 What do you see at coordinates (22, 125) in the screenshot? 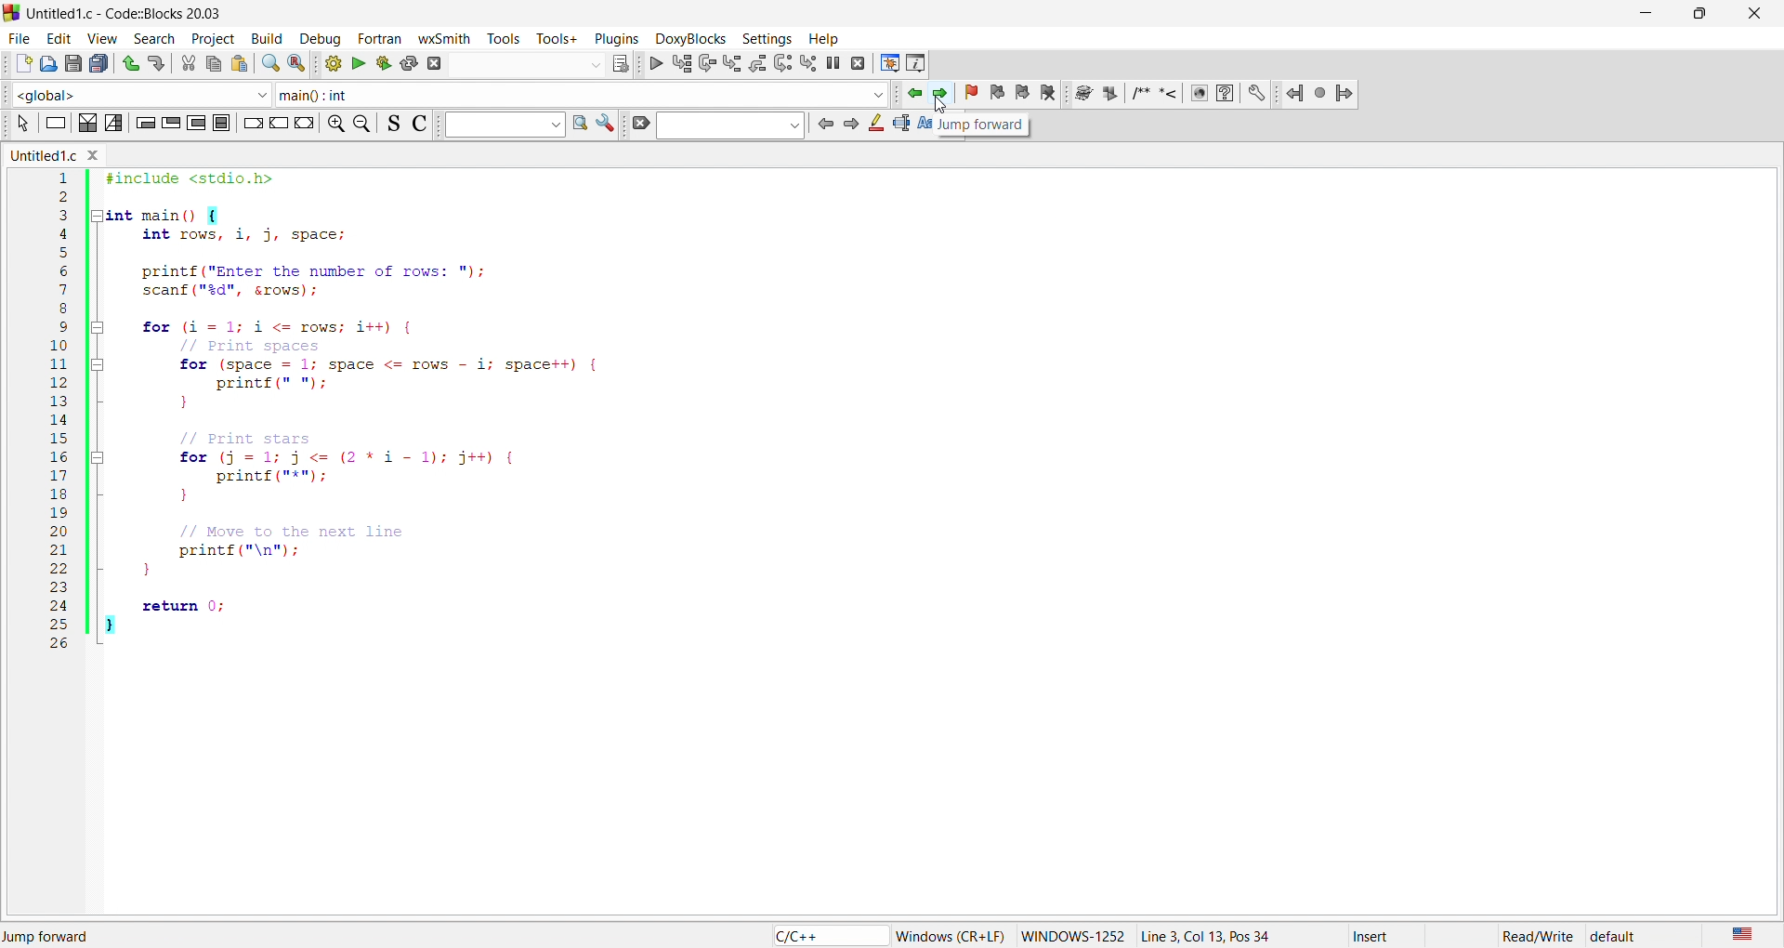
I see `icon` at bounding box center [22, 125].